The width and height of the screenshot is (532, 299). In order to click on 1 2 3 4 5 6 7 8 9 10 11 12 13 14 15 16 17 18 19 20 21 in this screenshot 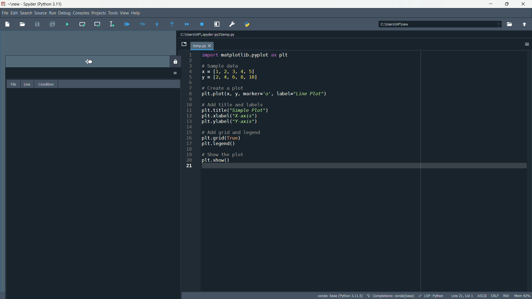, I will do `click(192, 115)`.